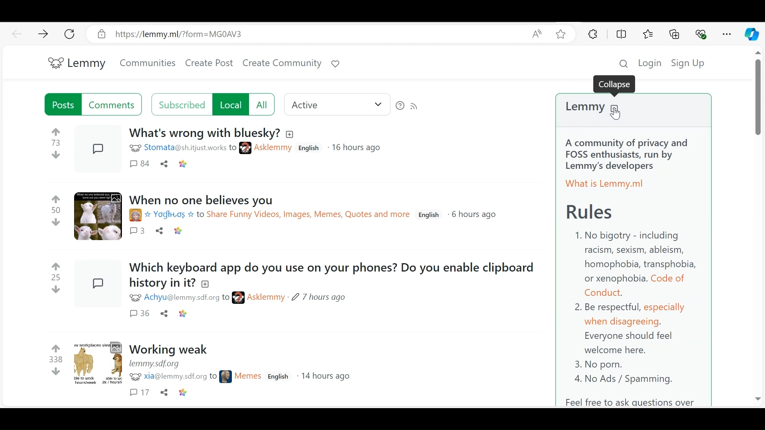 Image resolution: width=765 pixels, height=430 pixels. What do you see at coordinates (96, 147) in the screenshot?
I see `Post` at bounding box center [96, 147].